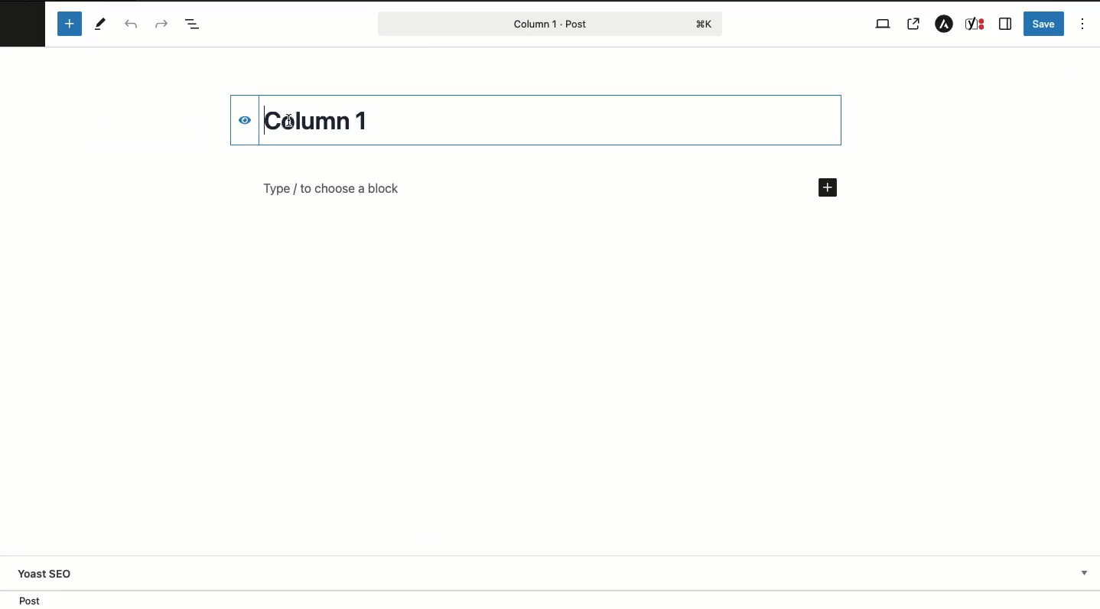 This screenshot has width=1100, height=609. I want to click on Post, so click(549, 23).